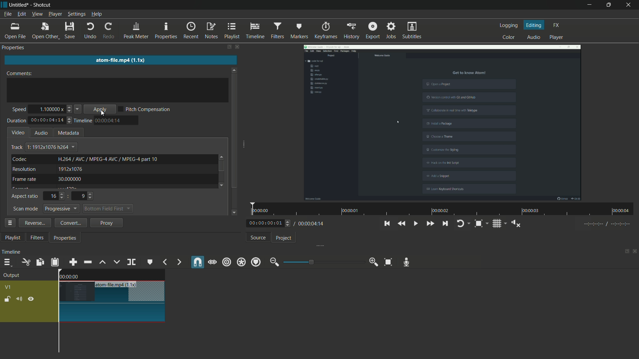 This screenshot has height=359, width=639. I want to click on v1, so click(9, 288).